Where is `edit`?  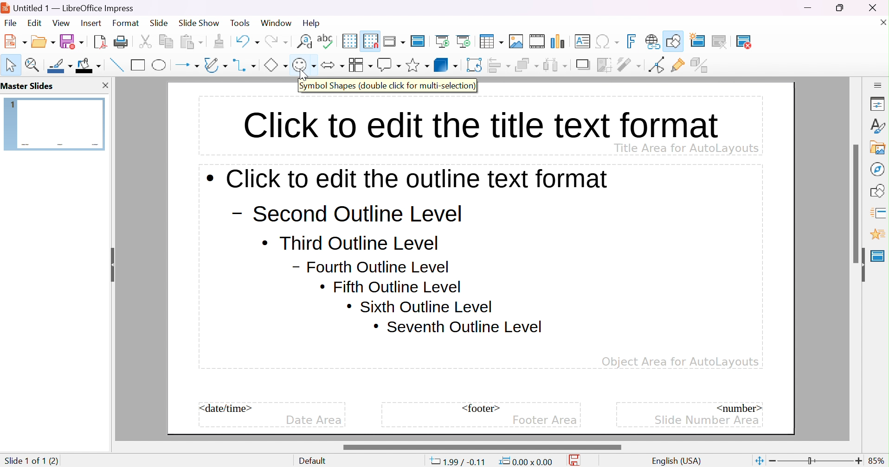
edit is located at coordinates (36, 23).